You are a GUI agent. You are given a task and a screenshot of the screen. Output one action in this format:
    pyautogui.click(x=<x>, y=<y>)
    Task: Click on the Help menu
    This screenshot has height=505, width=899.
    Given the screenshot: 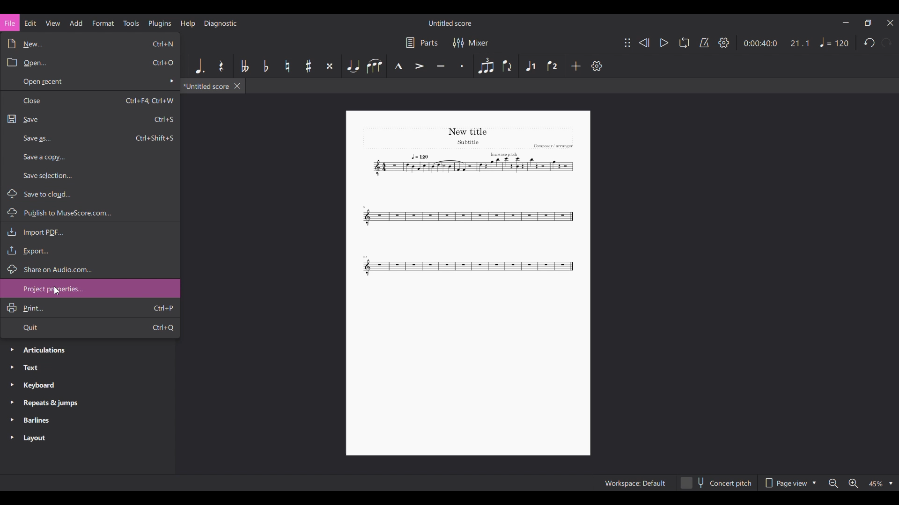 What is the action you would take?
    pyautogui.click(x=188, y=24)
    